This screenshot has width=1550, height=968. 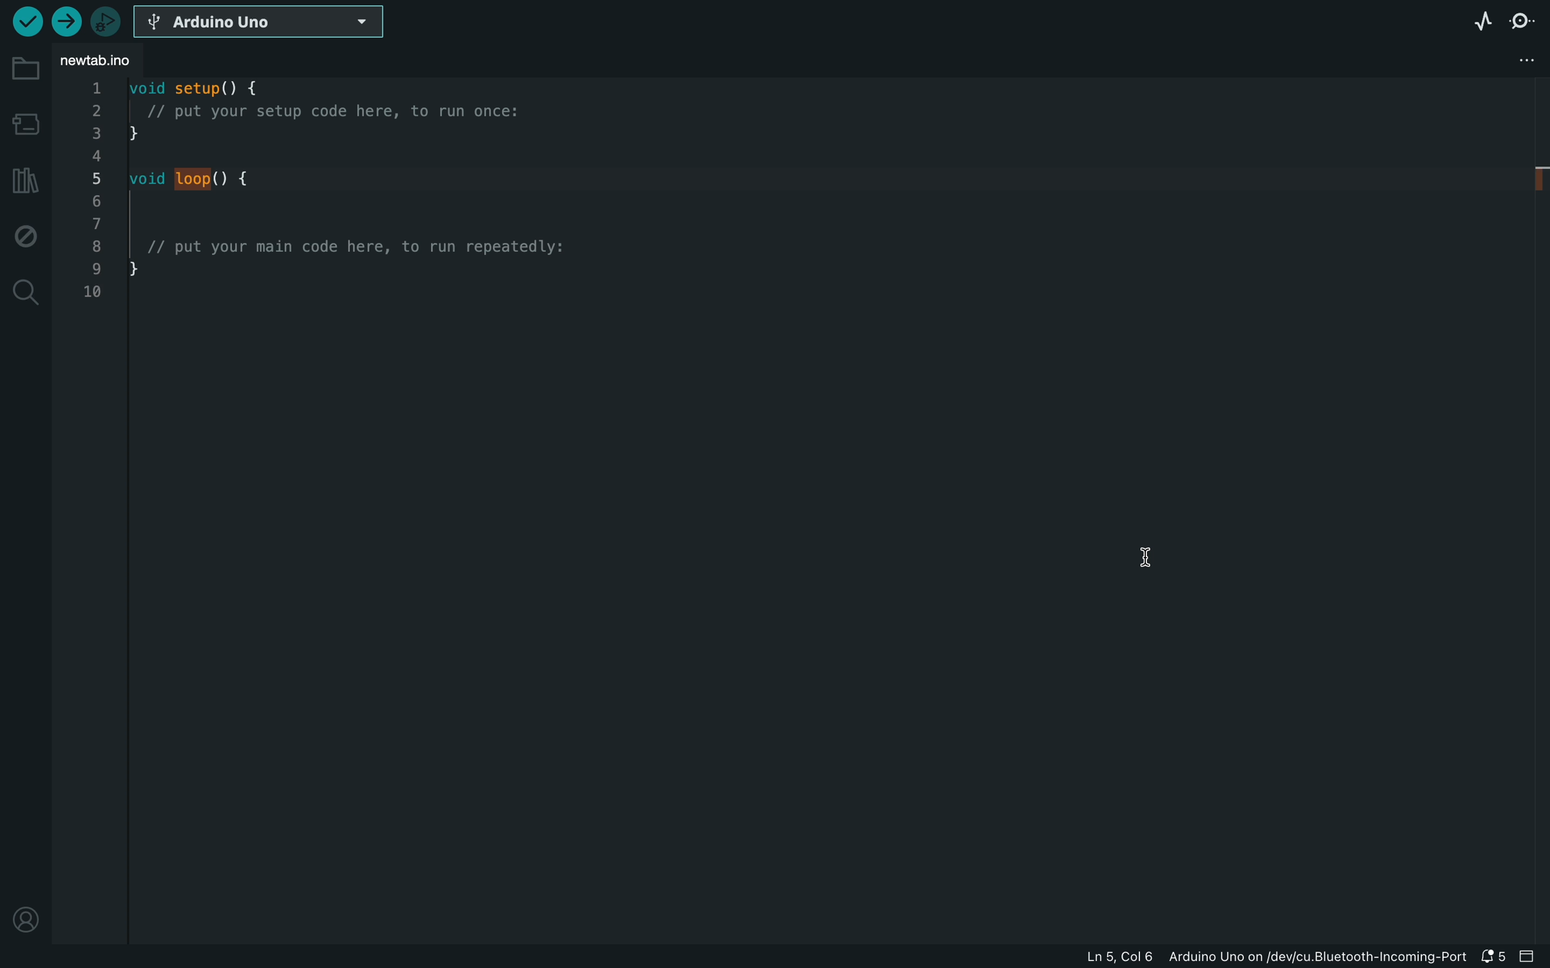 I want to click on debugger, so click(x=107, y=20).